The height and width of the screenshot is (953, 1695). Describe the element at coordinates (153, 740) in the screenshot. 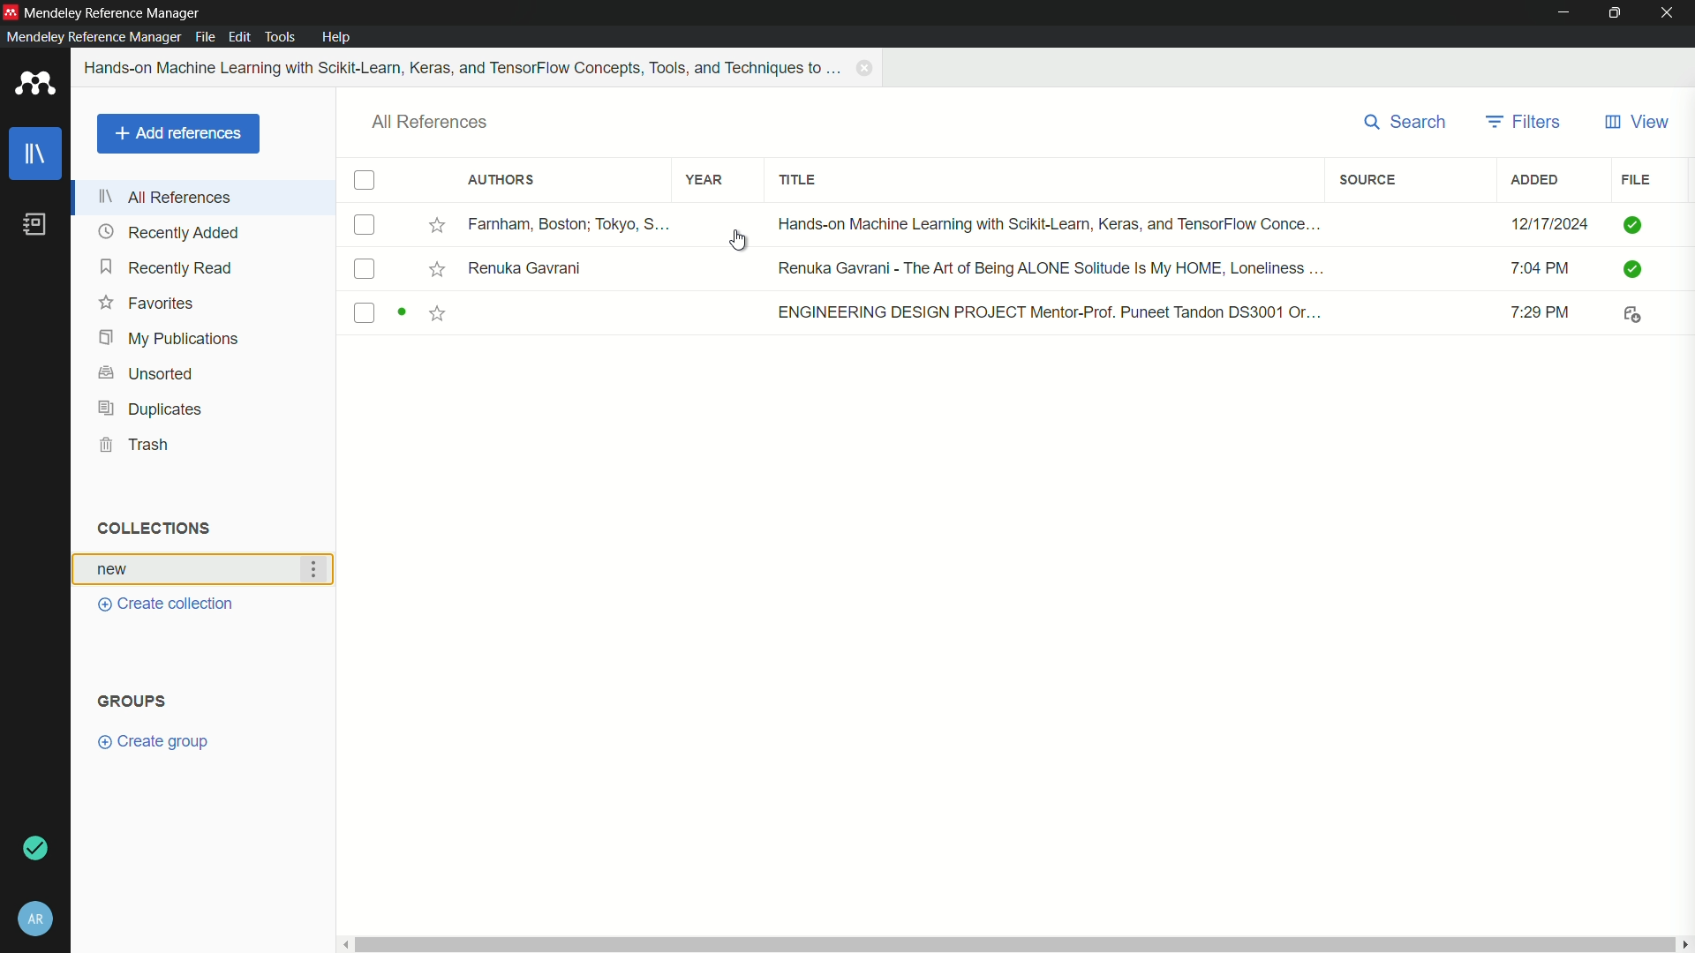

I see `create group` at that location.